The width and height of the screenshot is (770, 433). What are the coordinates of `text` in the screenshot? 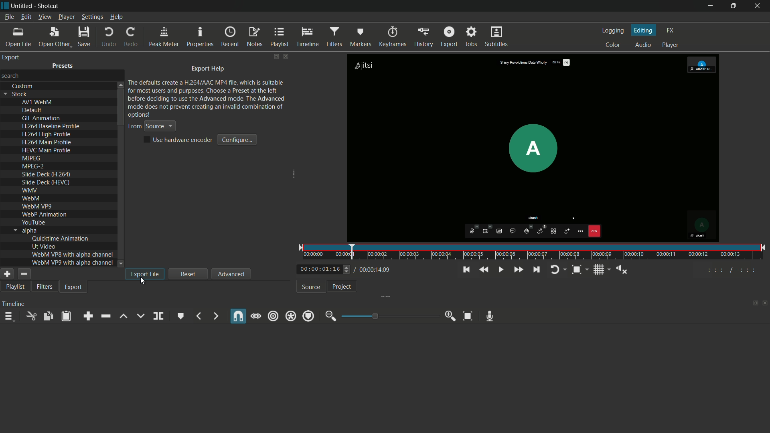 It's located at (46, 182).